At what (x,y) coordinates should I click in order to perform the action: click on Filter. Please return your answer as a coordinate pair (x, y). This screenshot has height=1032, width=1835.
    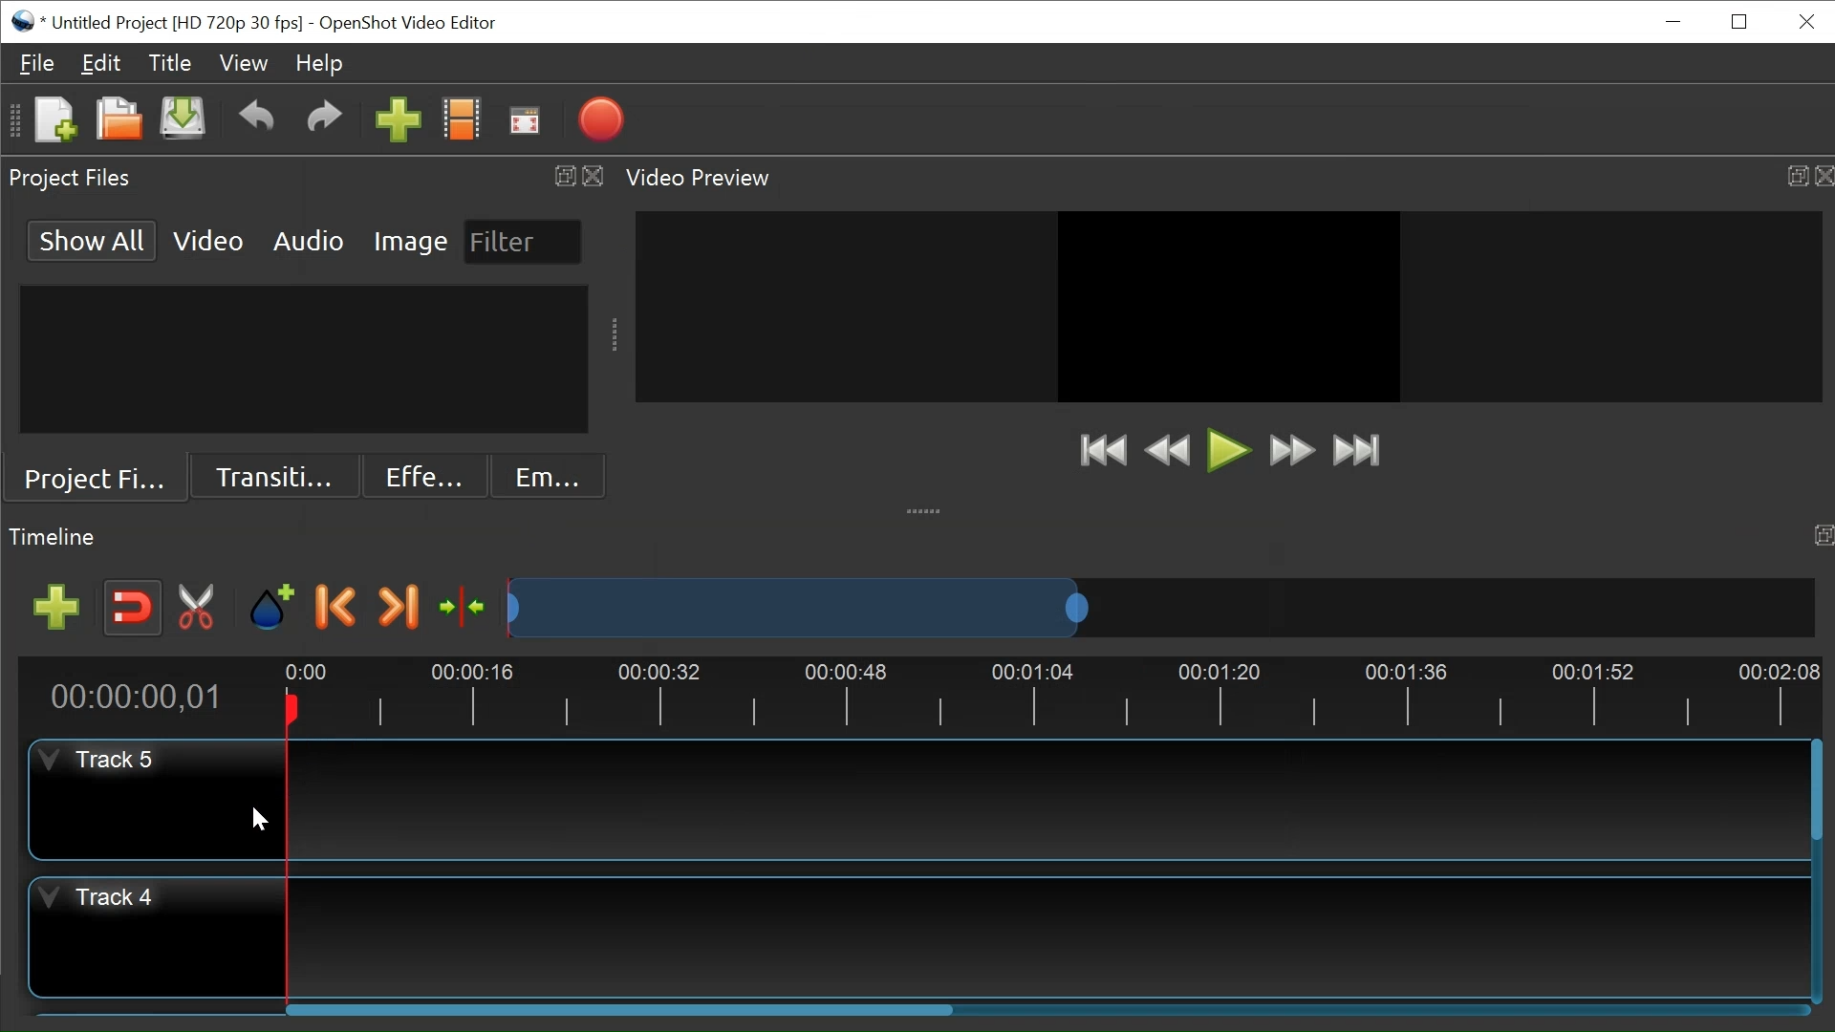
    Looking at the image, I should click on (521, 242).